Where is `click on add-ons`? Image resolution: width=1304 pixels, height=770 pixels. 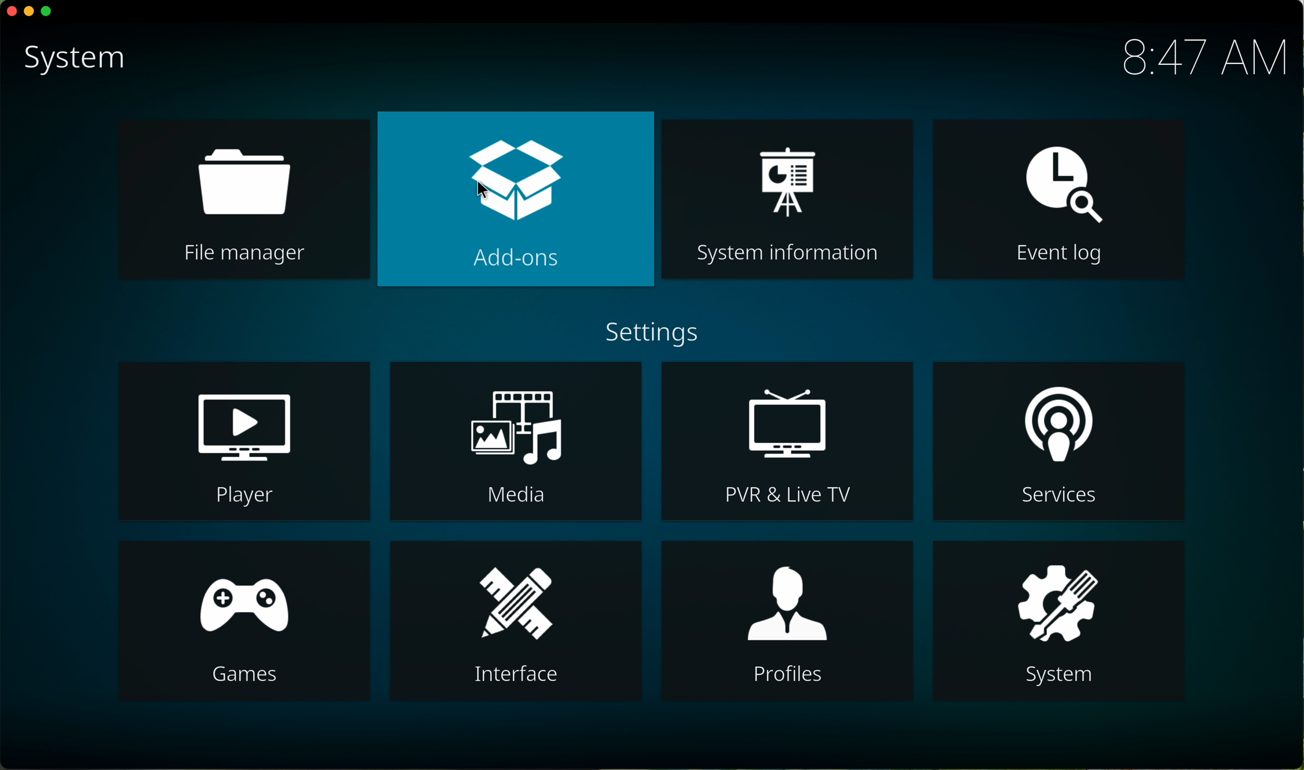 click on add-ons is located at coordinates (515, 199).